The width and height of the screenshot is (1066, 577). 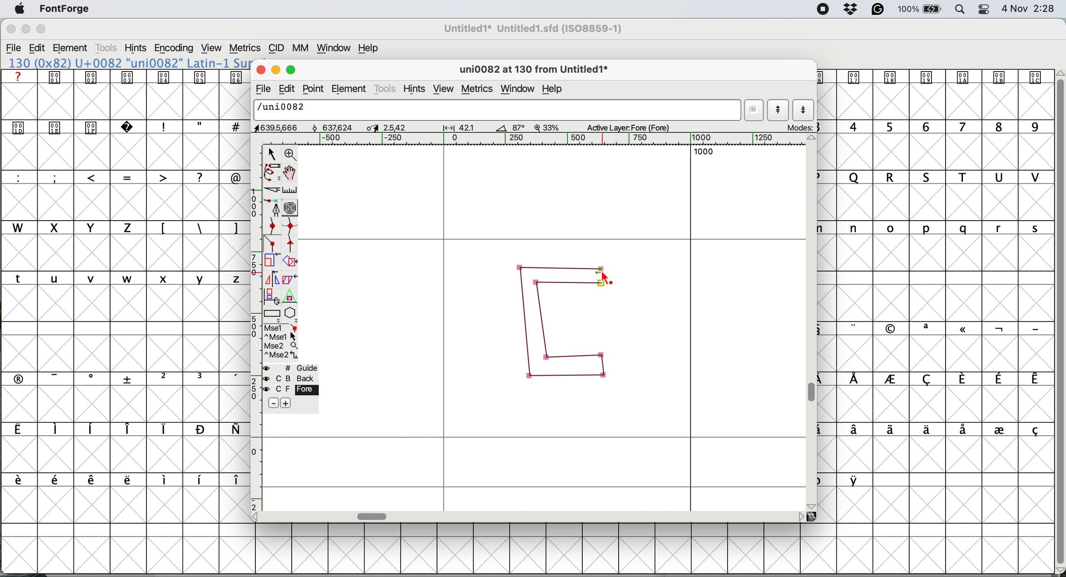 What do you see at coordinates (523, 323) in the screenshot?
I see `corner points connected` at bounding box center [523, 323].